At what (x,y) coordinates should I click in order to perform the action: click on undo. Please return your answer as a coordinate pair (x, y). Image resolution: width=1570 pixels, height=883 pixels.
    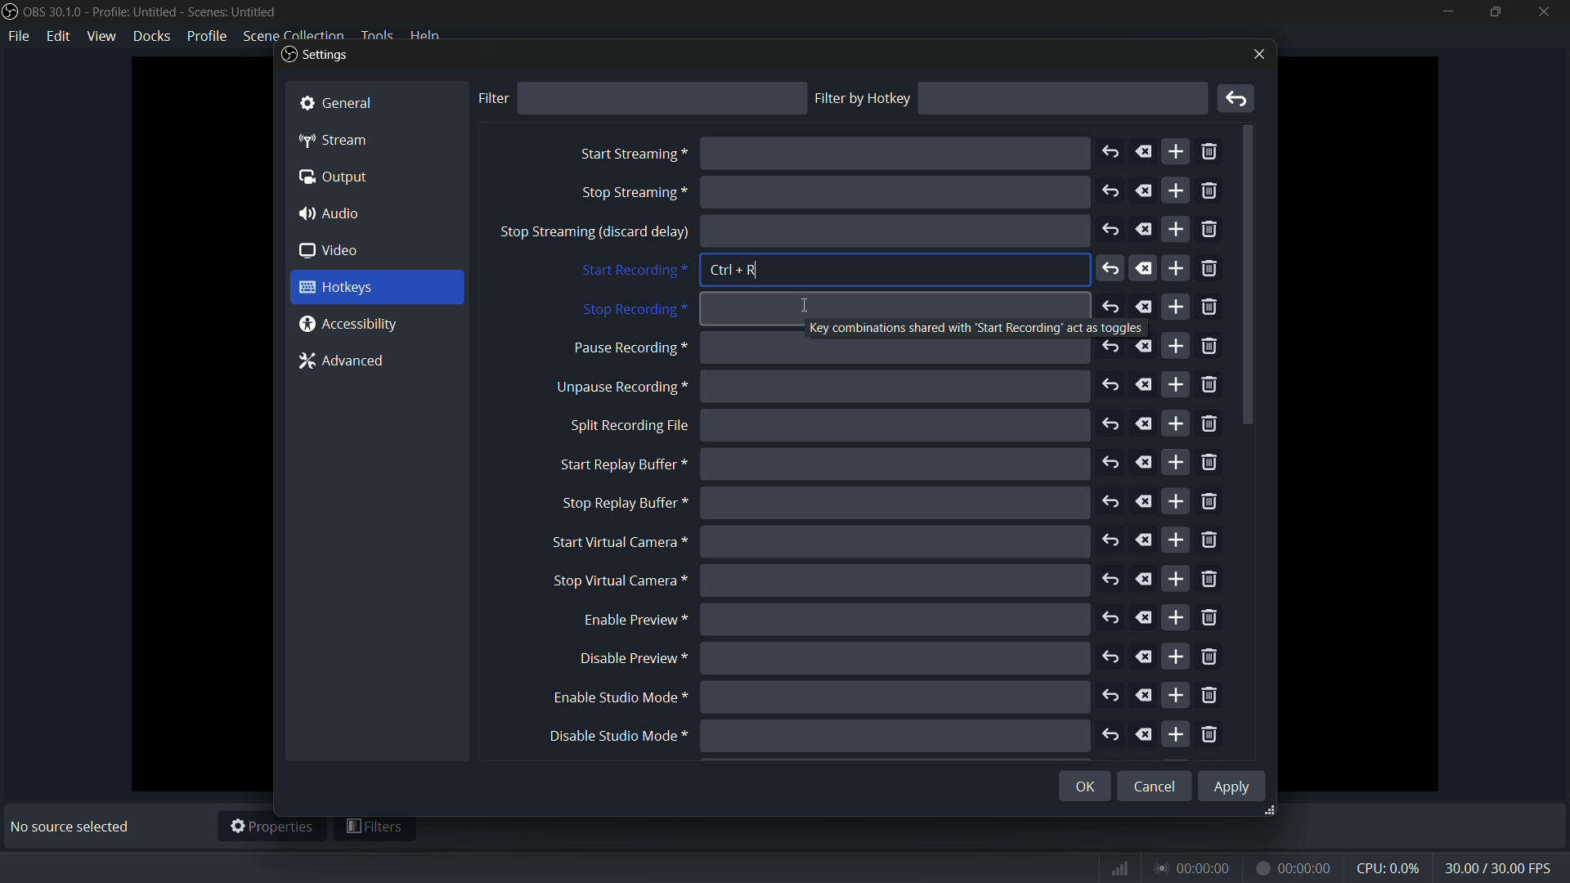
    Looking at the image, I should click on (1111, 698).